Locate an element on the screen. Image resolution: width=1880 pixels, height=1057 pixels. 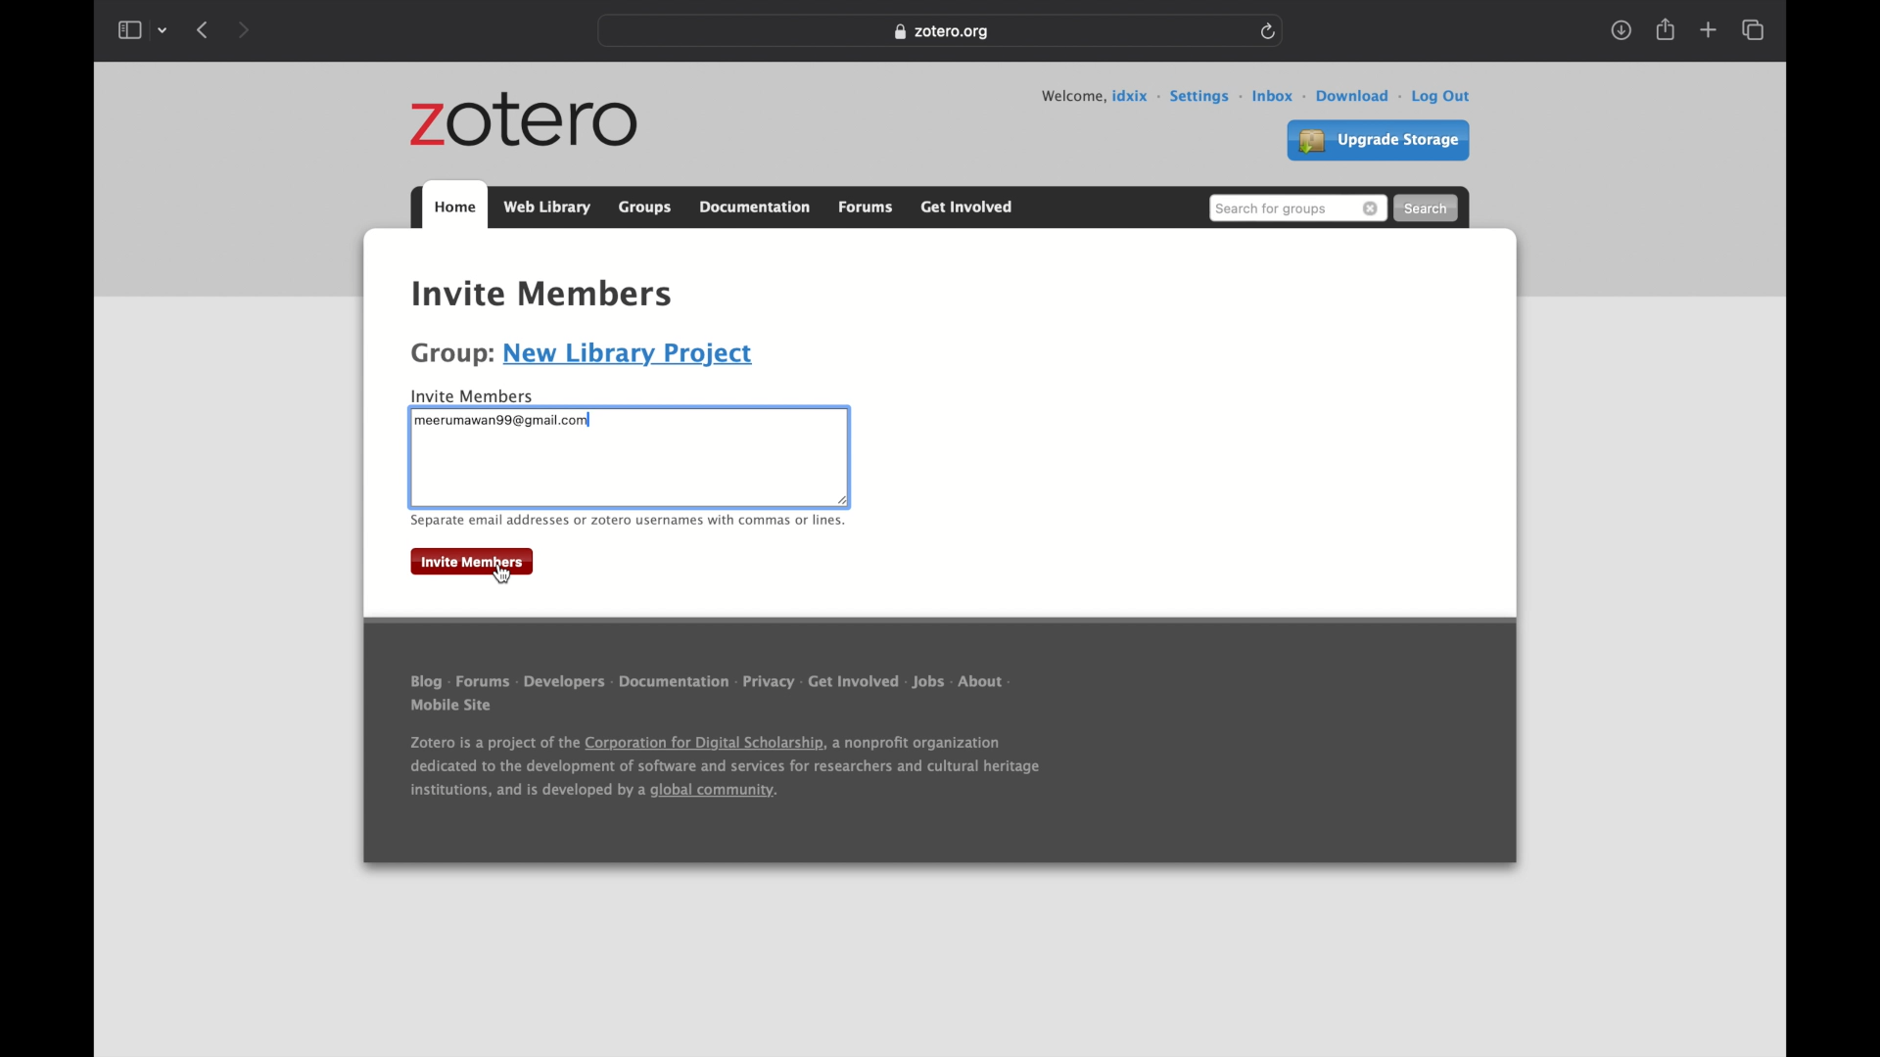
textbox highlight boundary is located at coordinates (851, 454).